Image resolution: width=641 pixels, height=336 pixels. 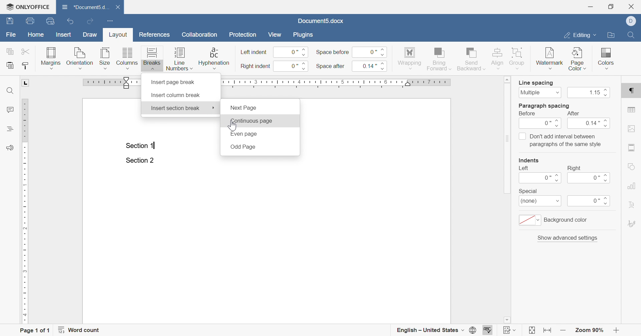 I want to click on english - united states, so click(x=436, y=330).